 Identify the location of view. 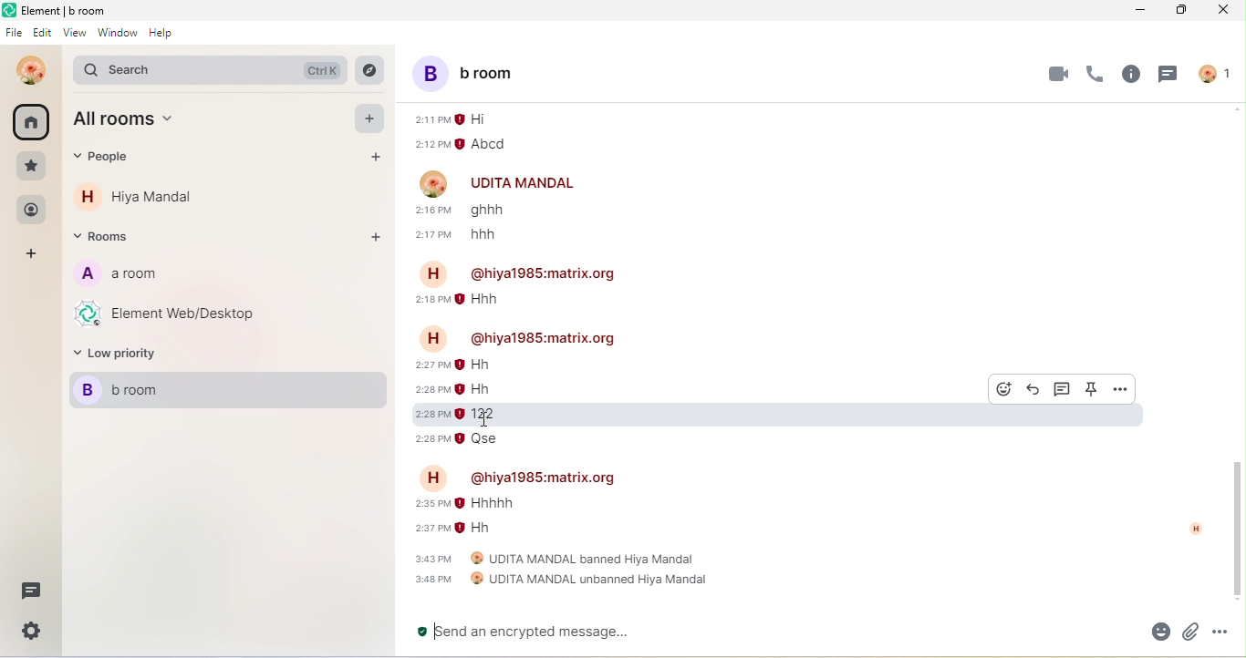
(74, 36).